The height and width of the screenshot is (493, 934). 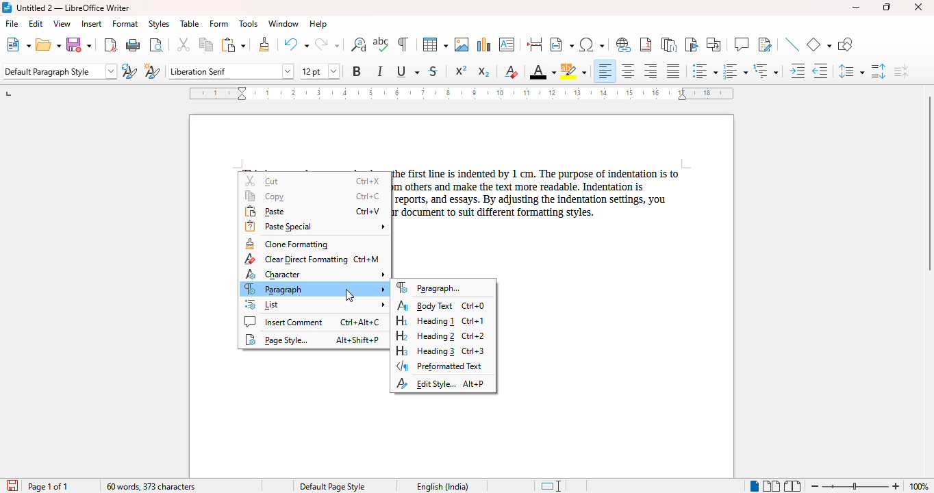 What do you see at coordinates (311, 260) in the screenshot?
I see `clear direct formatting` at bounding box center [311, 260].